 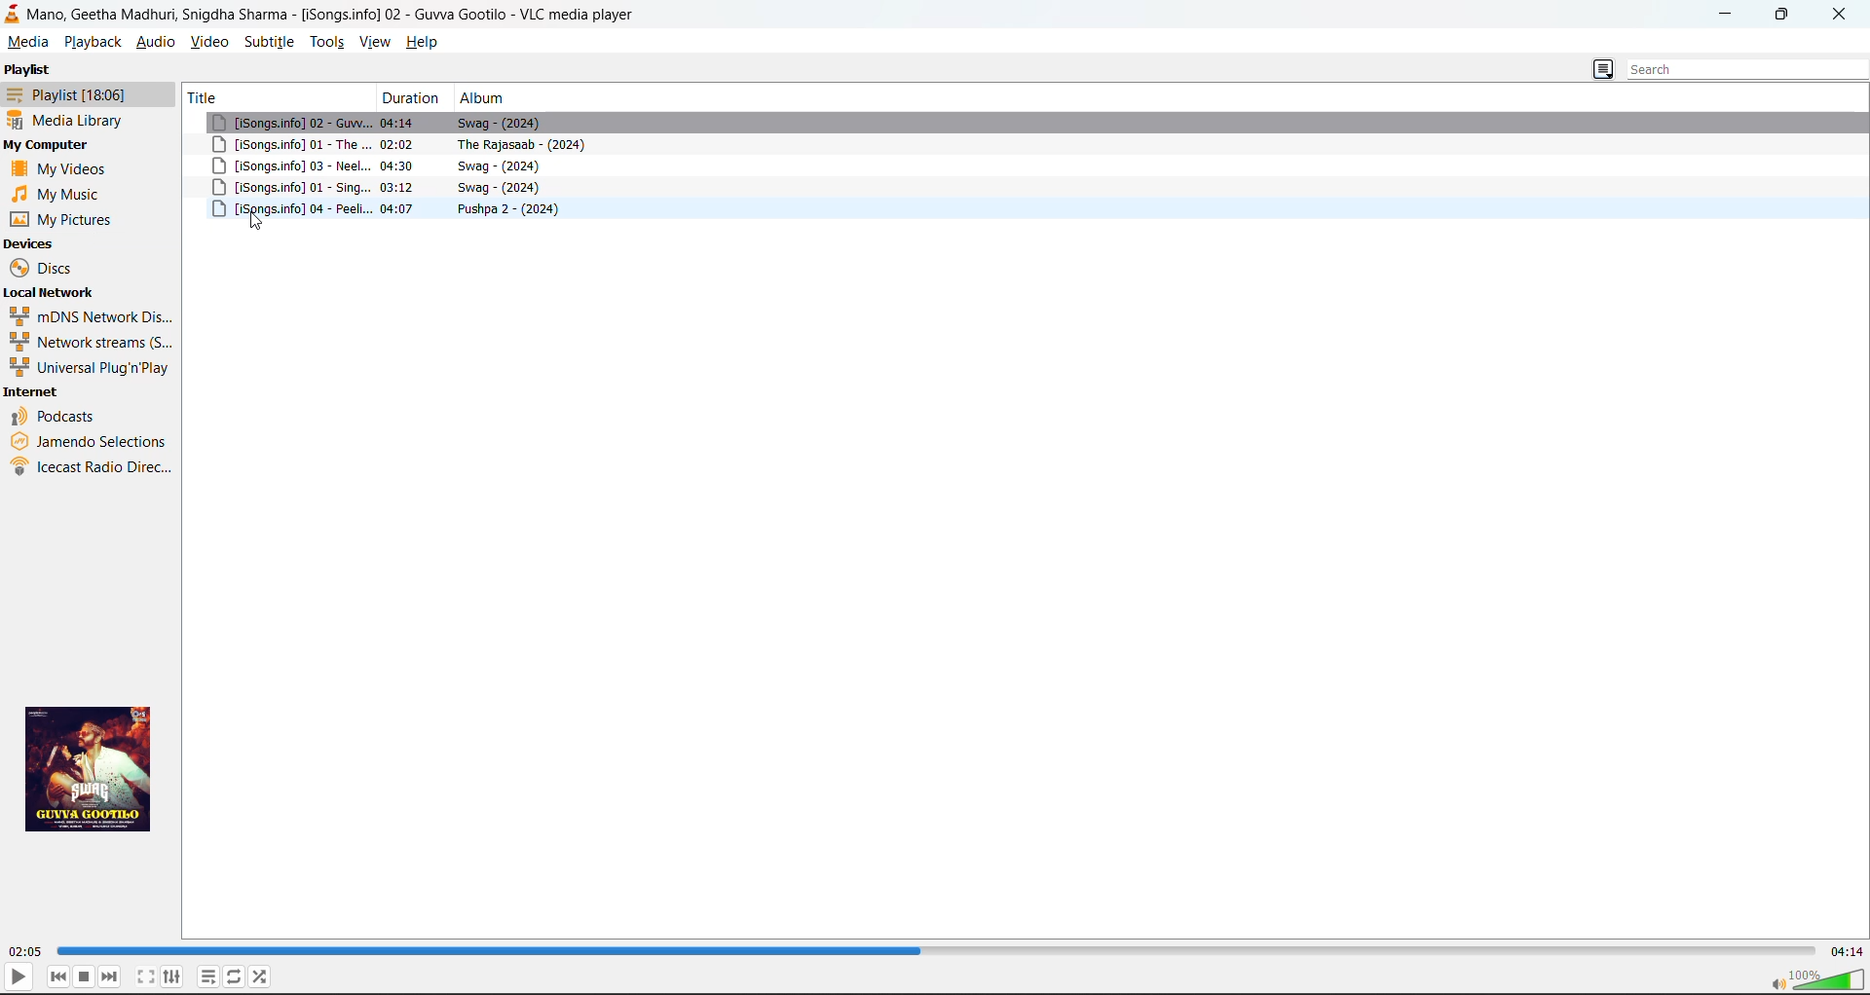 I want to click on network streams, so click(x=86, y=341).